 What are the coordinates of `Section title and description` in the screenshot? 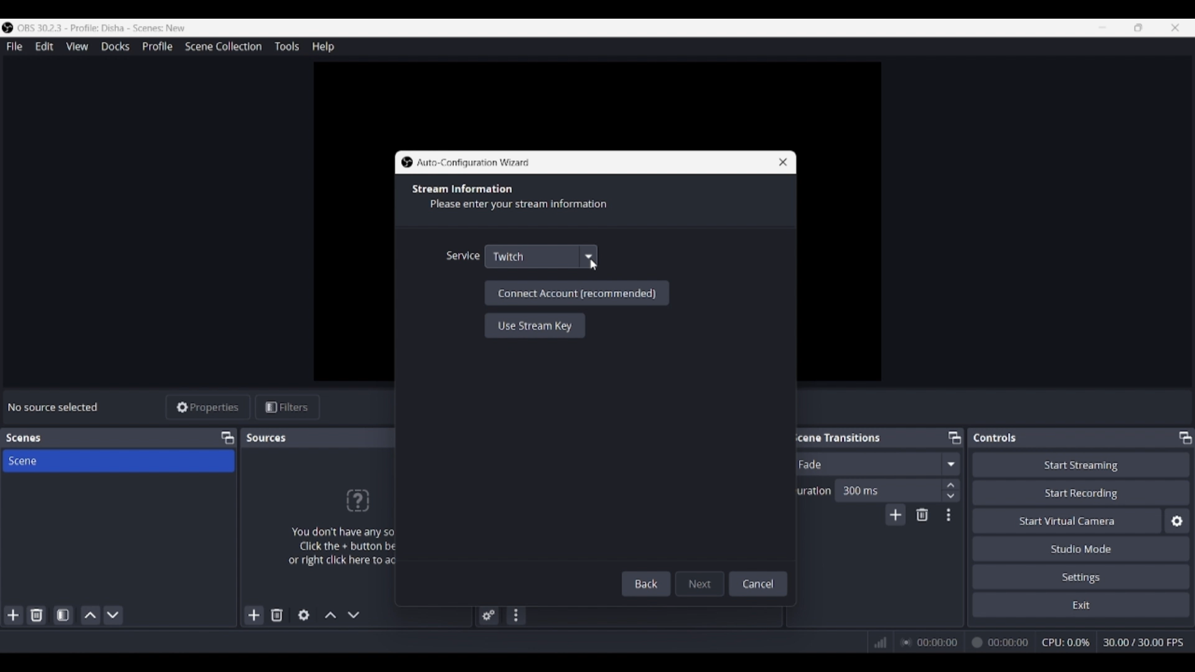 It's located at (515, 198).